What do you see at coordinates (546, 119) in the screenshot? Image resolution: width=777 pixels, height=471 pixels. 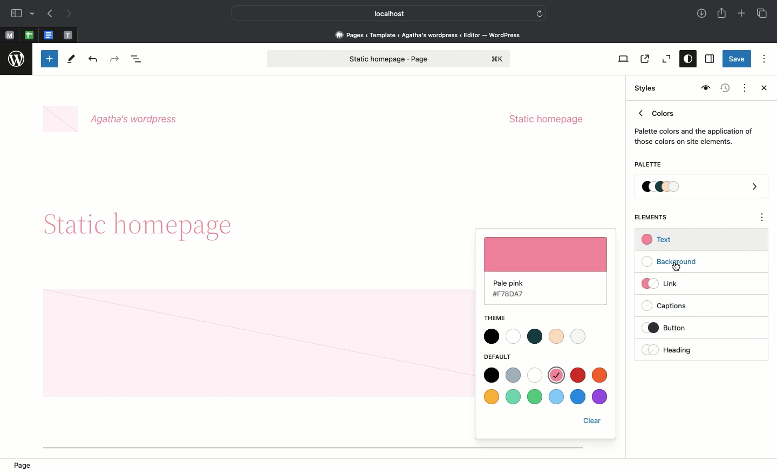 I see `Static homepage` at bounding box center [546, 119].